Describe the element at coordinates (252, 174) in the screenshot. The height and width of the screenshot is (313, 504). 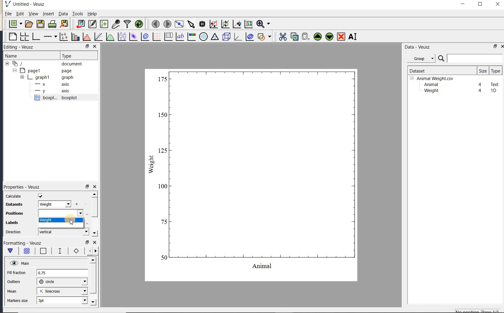
I see `box plot` at that location.